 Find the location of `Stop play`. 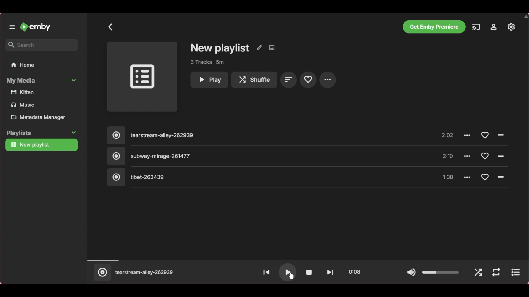

Stop play is located at coordinates (309, 272).